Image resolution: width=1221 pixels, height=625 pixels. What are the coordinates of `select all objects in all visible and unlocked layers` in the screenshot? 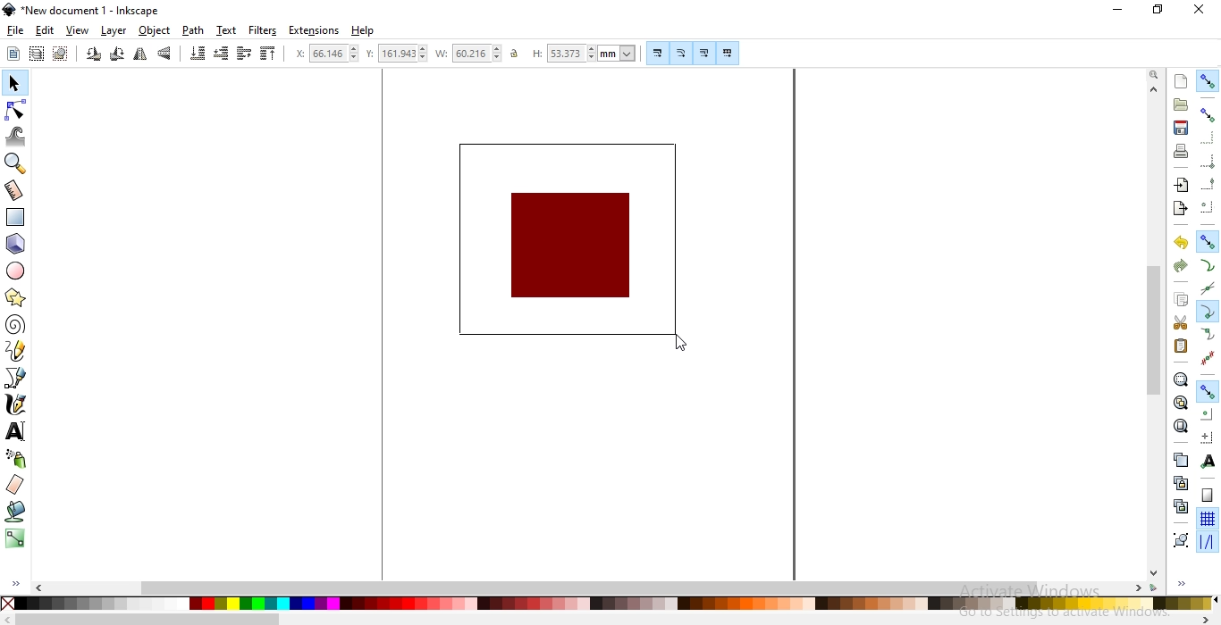 It's located at (36, 55).